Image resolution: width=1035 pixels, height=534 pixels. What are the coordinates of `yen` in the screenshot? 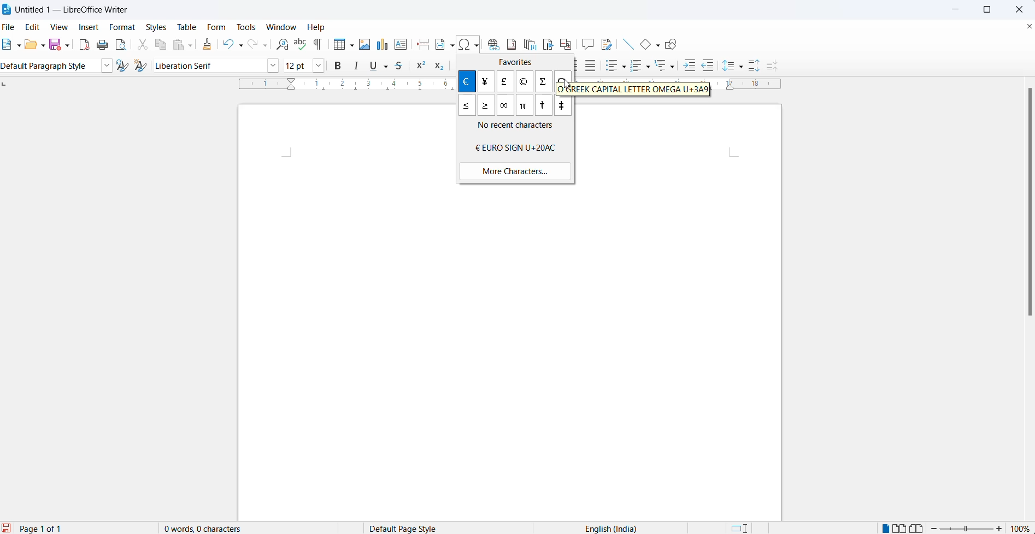 It's located at (489, 81).